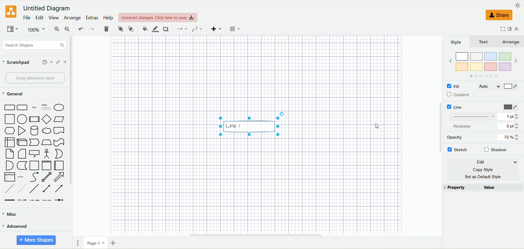 The height and width of the screenshot is (249, 524). Describe the element at coordinates (37, 239) in the screenshot. I see `more shapes` at that location.